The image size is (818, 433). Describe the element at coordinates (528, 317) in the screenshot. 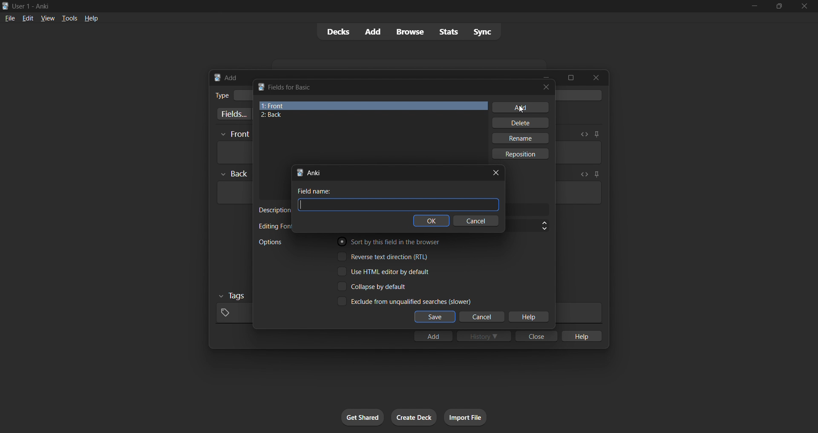

I see `help` at that location.